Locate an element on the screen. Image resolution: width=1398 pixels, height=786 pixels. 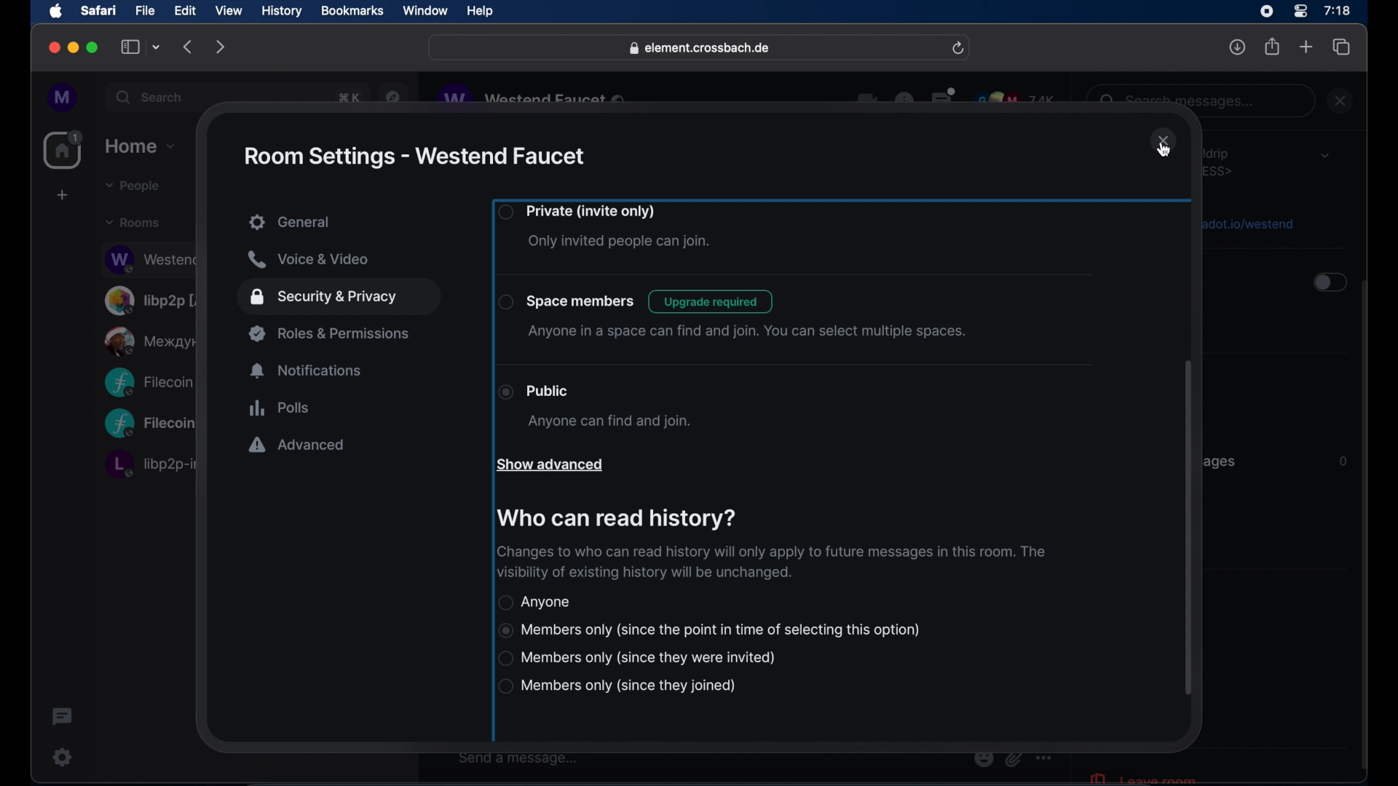
show tab overview is located at coordinates (1342, 47).